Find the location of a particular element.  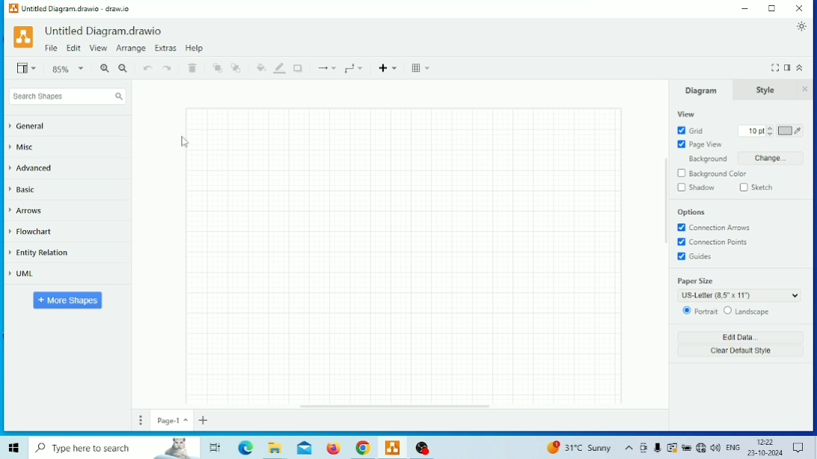

Speakers is located at coordinates (715, 447).